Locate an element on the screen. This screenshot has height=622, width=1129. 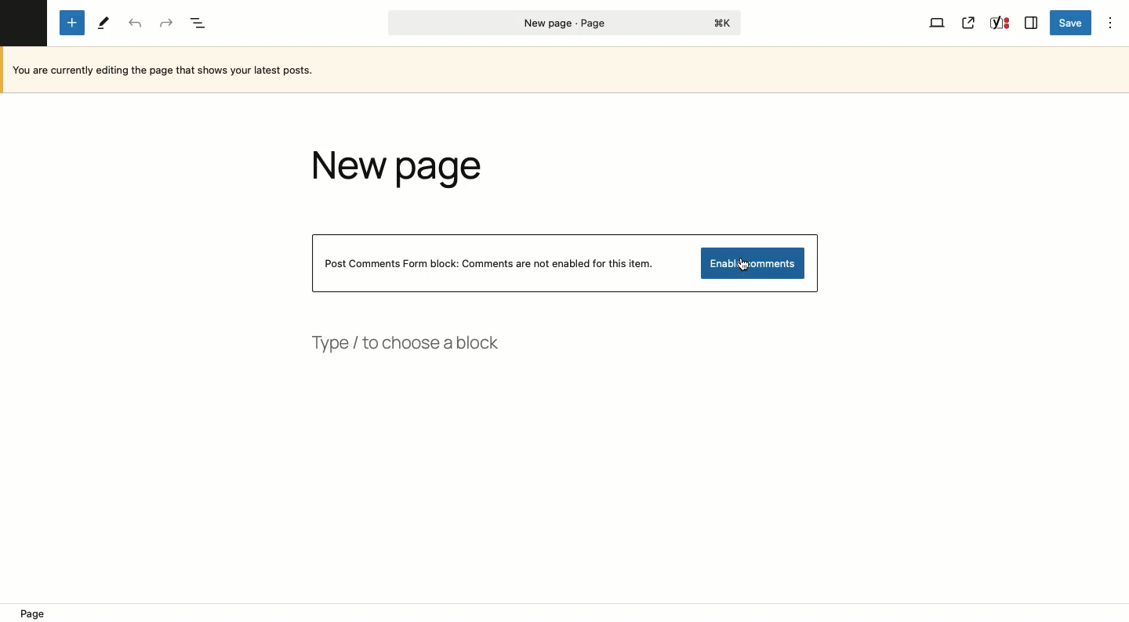
Enable comments is located at coordinates (753, 264).